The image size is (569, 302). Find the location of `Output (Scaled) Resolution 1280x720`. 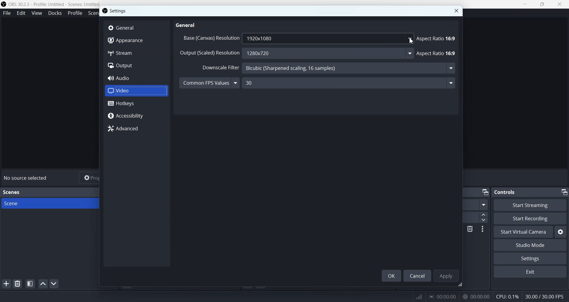

Output (Scaled) Resolution 1280x720 is located at coordinates (295, 53).